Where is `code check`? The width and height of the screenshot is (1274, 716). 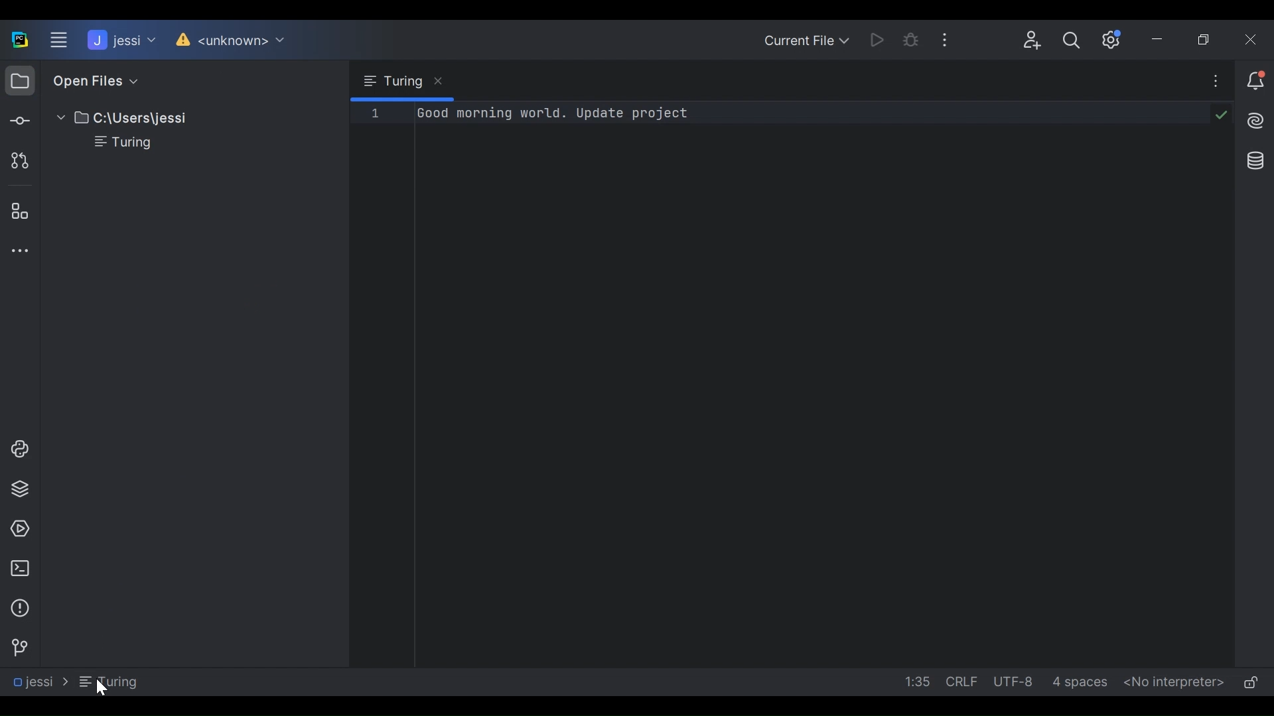 code check is located at coordinates (1222, 115).